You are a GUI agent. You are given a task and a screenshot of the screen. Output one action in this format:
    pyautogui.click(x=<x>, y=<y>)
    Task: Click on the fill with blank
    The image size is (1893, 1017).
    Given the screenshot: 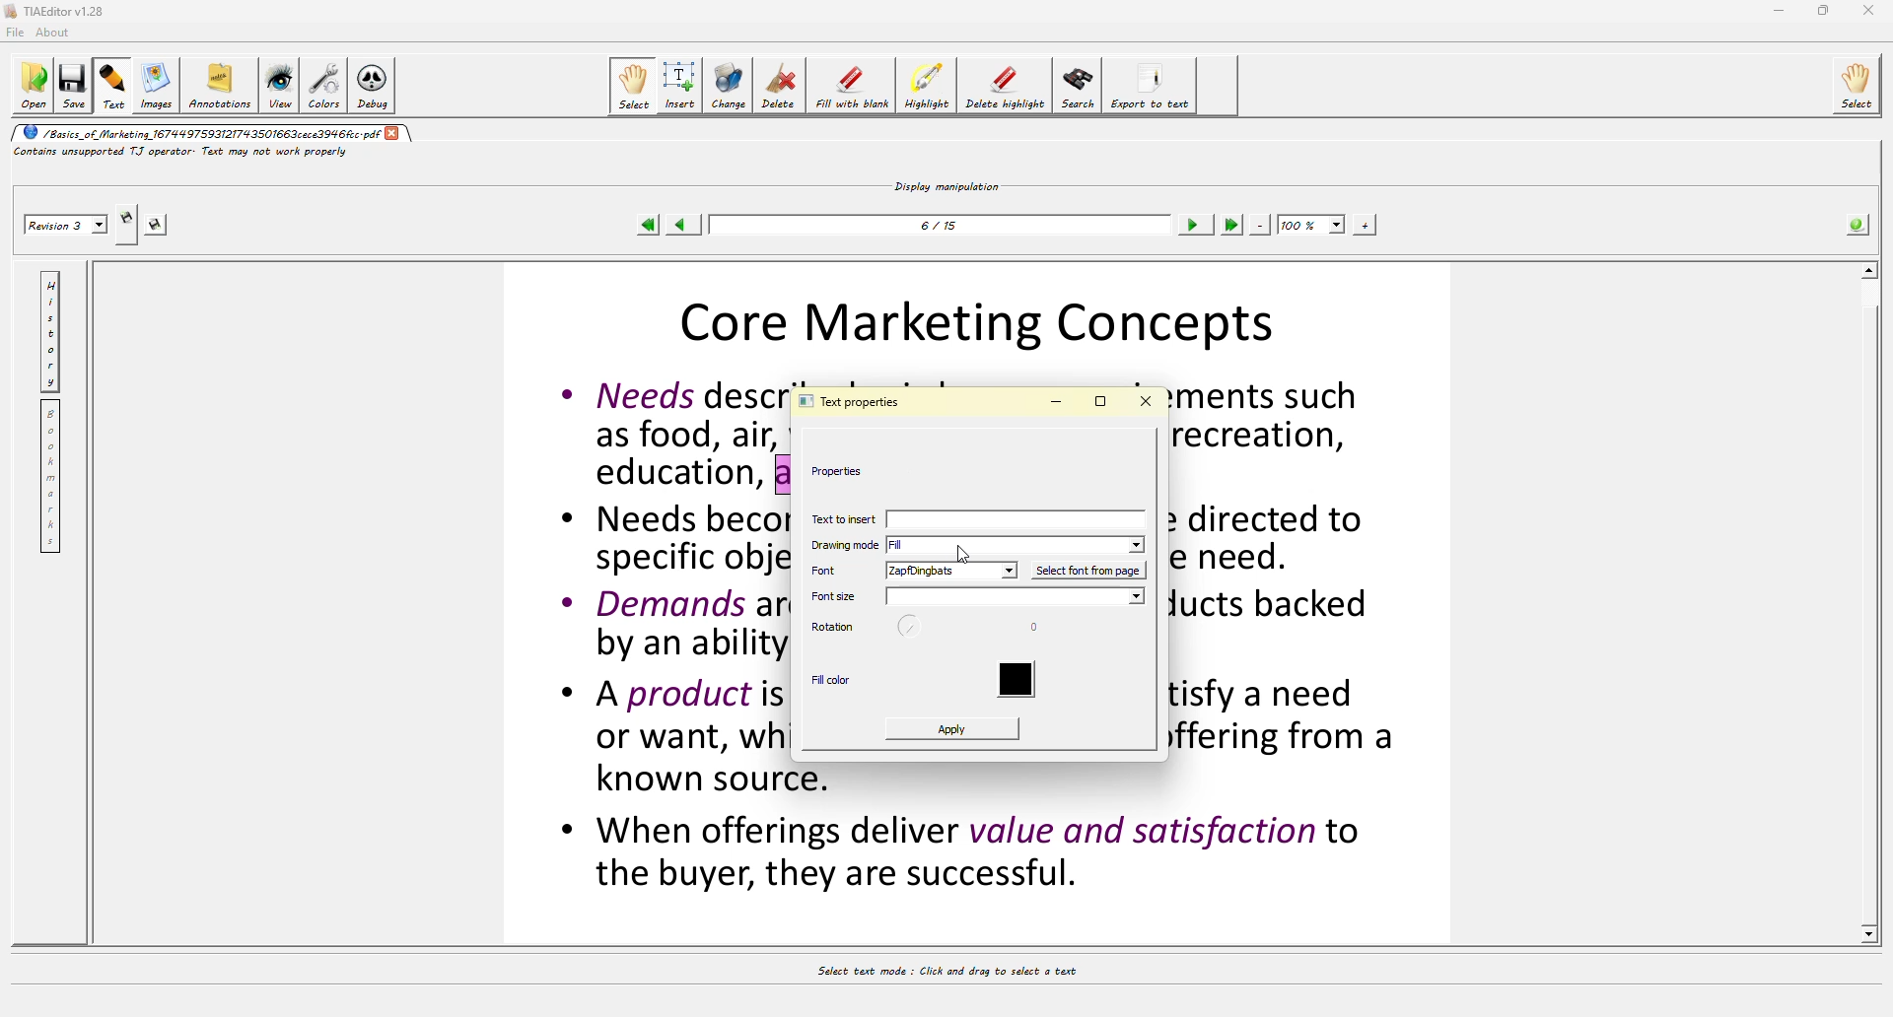 What is the action you would take?
    pyautogui.click(x=849, y=89)
    